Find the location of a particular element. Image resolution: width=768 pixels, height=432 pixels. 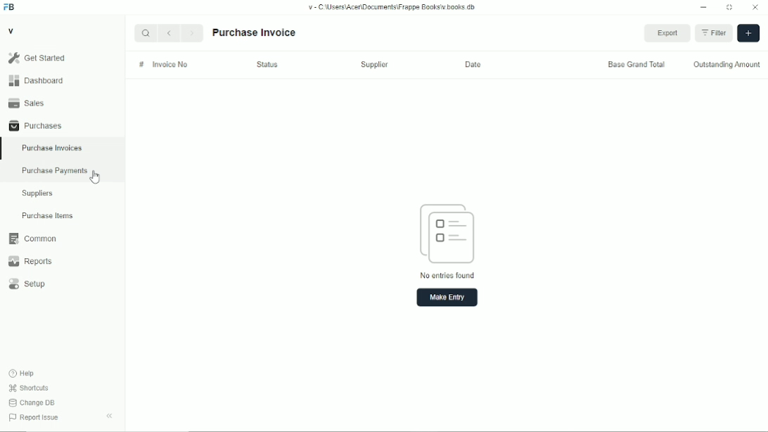

Outstanding Amount is located at coordinates (727, 65).